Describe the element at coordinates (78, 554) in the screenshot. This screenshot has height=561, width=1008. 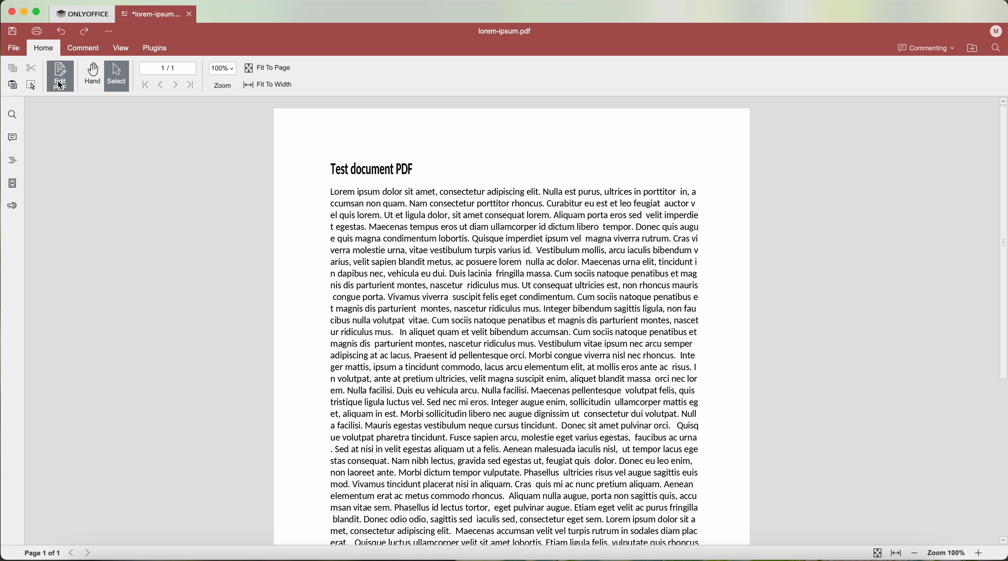
I see `navigate arrows` at that location.